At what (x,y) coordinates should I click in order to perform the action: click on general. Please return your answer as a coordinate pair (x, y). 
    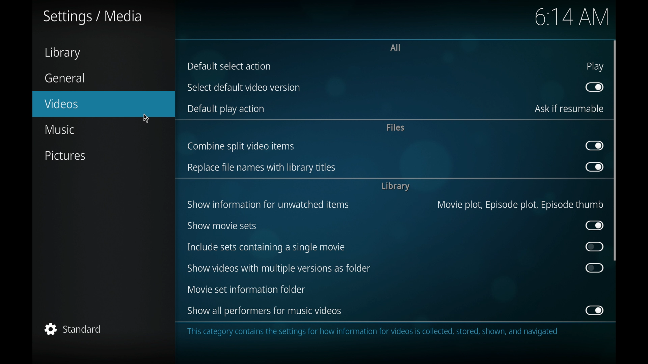
    Looking at the image, I should click on (65, 77).